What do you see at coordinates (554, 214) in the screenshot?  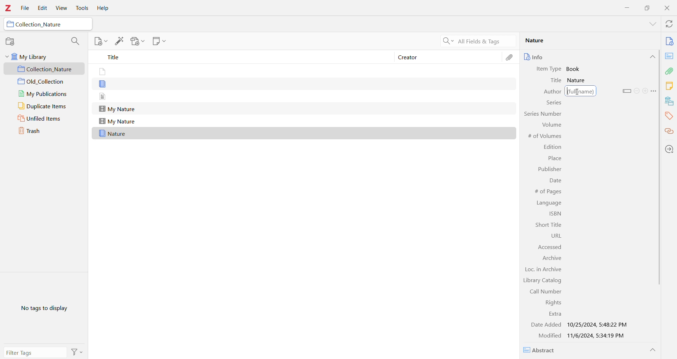 I see `ISBN` at bounding box center [554, 214].